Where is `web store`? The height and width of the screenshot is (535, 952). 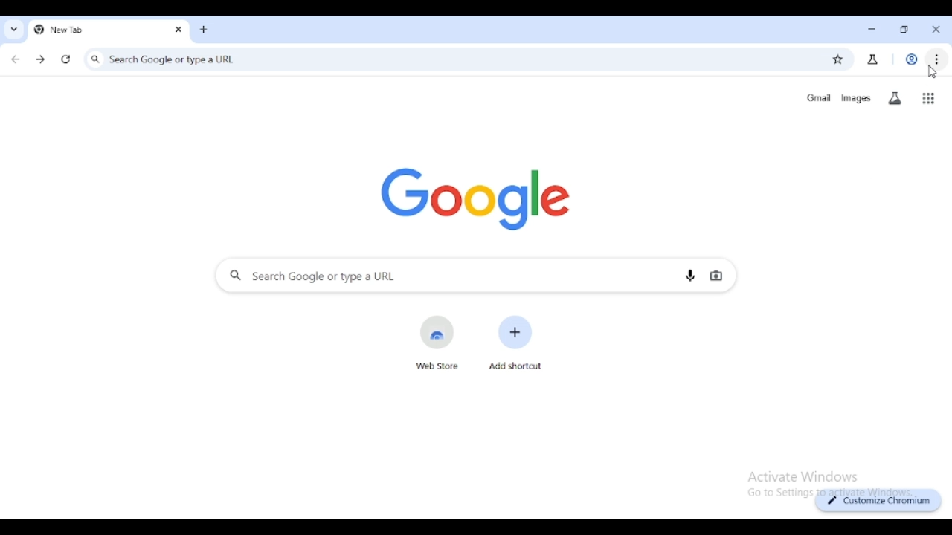
web store is located at coordinates (438, 343).